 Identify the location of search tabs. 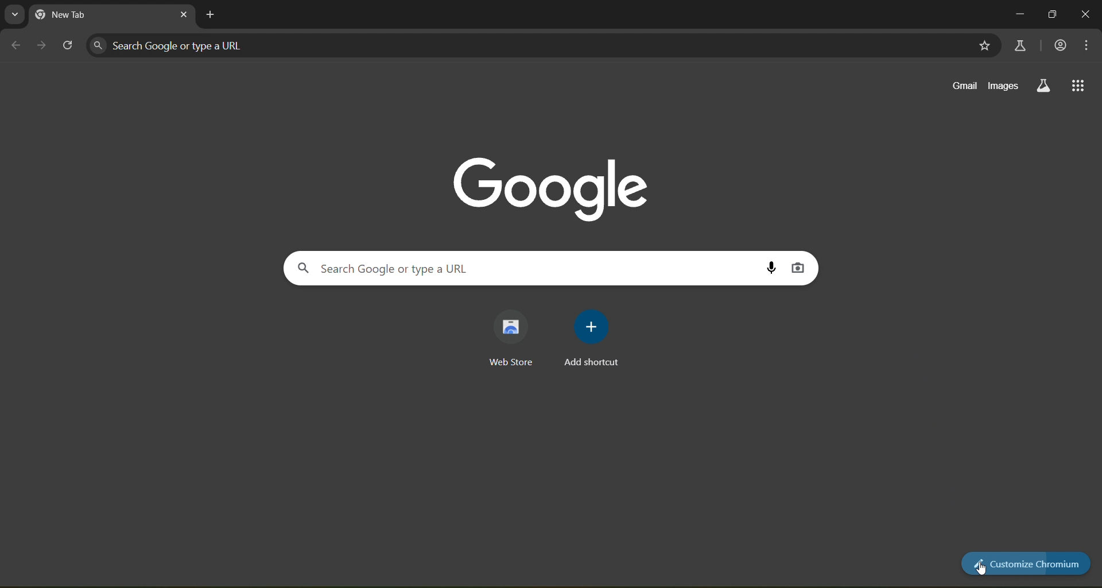
(14, 14).